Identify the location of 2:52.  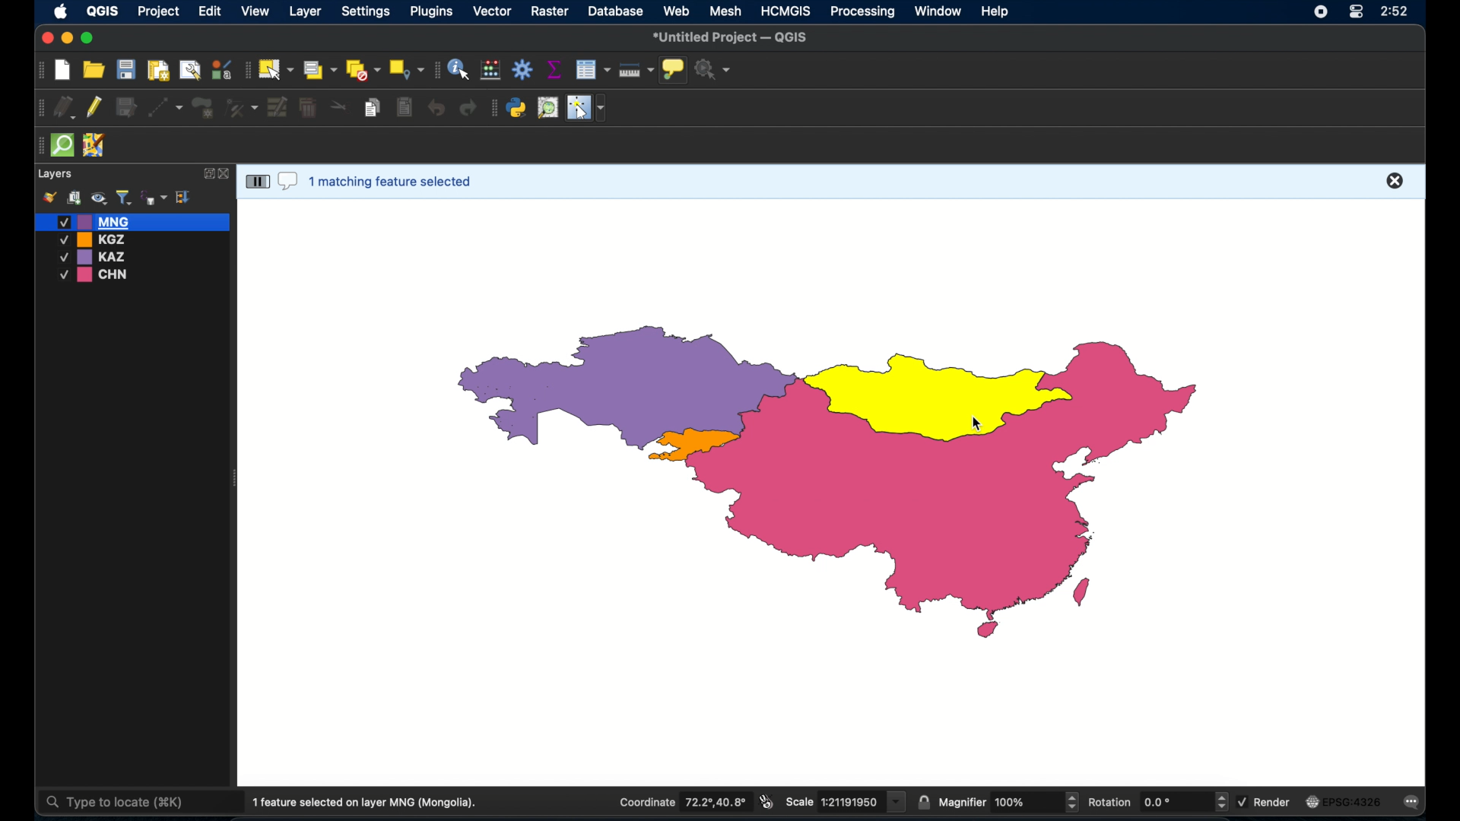
(1393, 12).